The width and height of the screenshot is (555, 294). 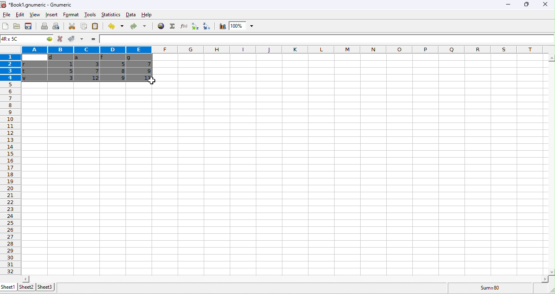 I want to click on rows, so click(x=11, y=67).